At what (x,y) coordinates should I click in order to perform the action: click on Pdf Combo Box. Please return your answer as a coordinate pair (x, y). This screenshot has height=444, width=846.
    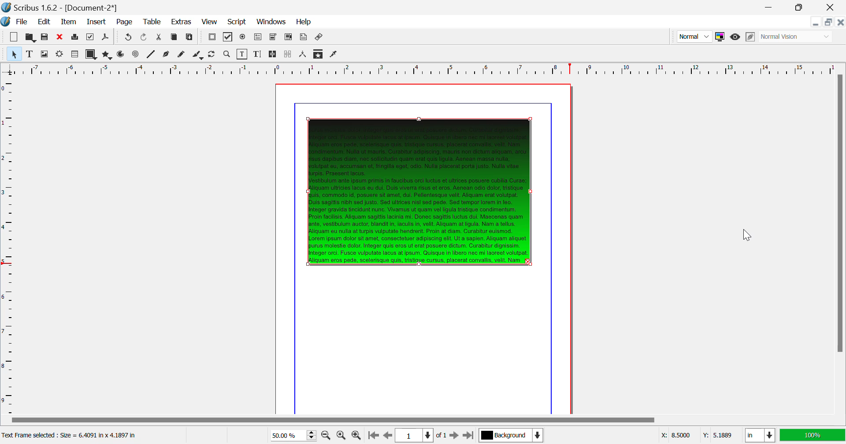
    Looking at the image, I should click on (273, 37).